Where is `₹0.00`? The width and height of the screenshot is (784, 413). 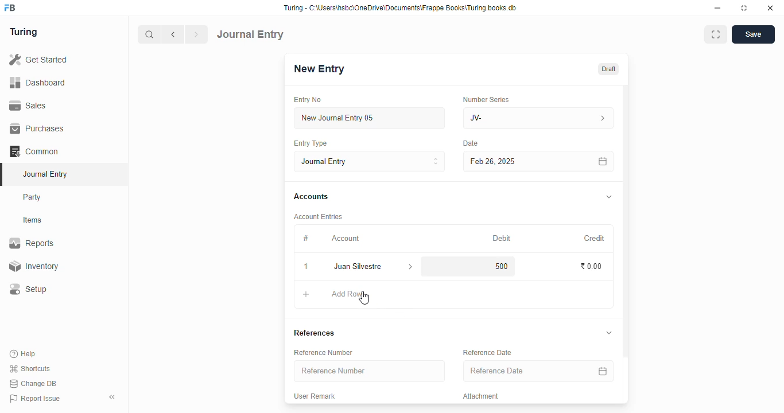
₹0.00 is located at coordinates (592, 267).